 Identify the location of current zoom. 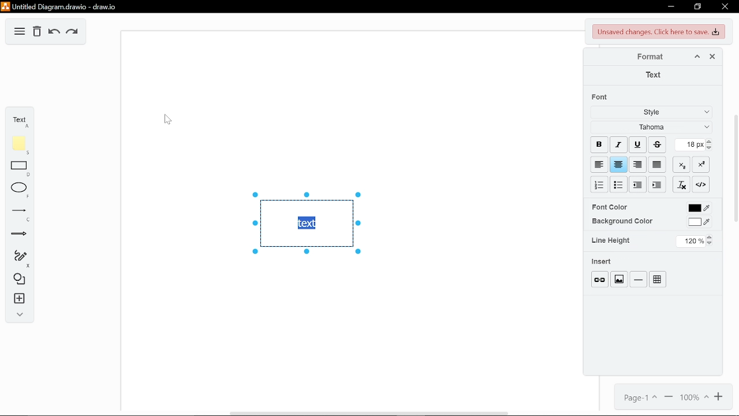
(694, 398).